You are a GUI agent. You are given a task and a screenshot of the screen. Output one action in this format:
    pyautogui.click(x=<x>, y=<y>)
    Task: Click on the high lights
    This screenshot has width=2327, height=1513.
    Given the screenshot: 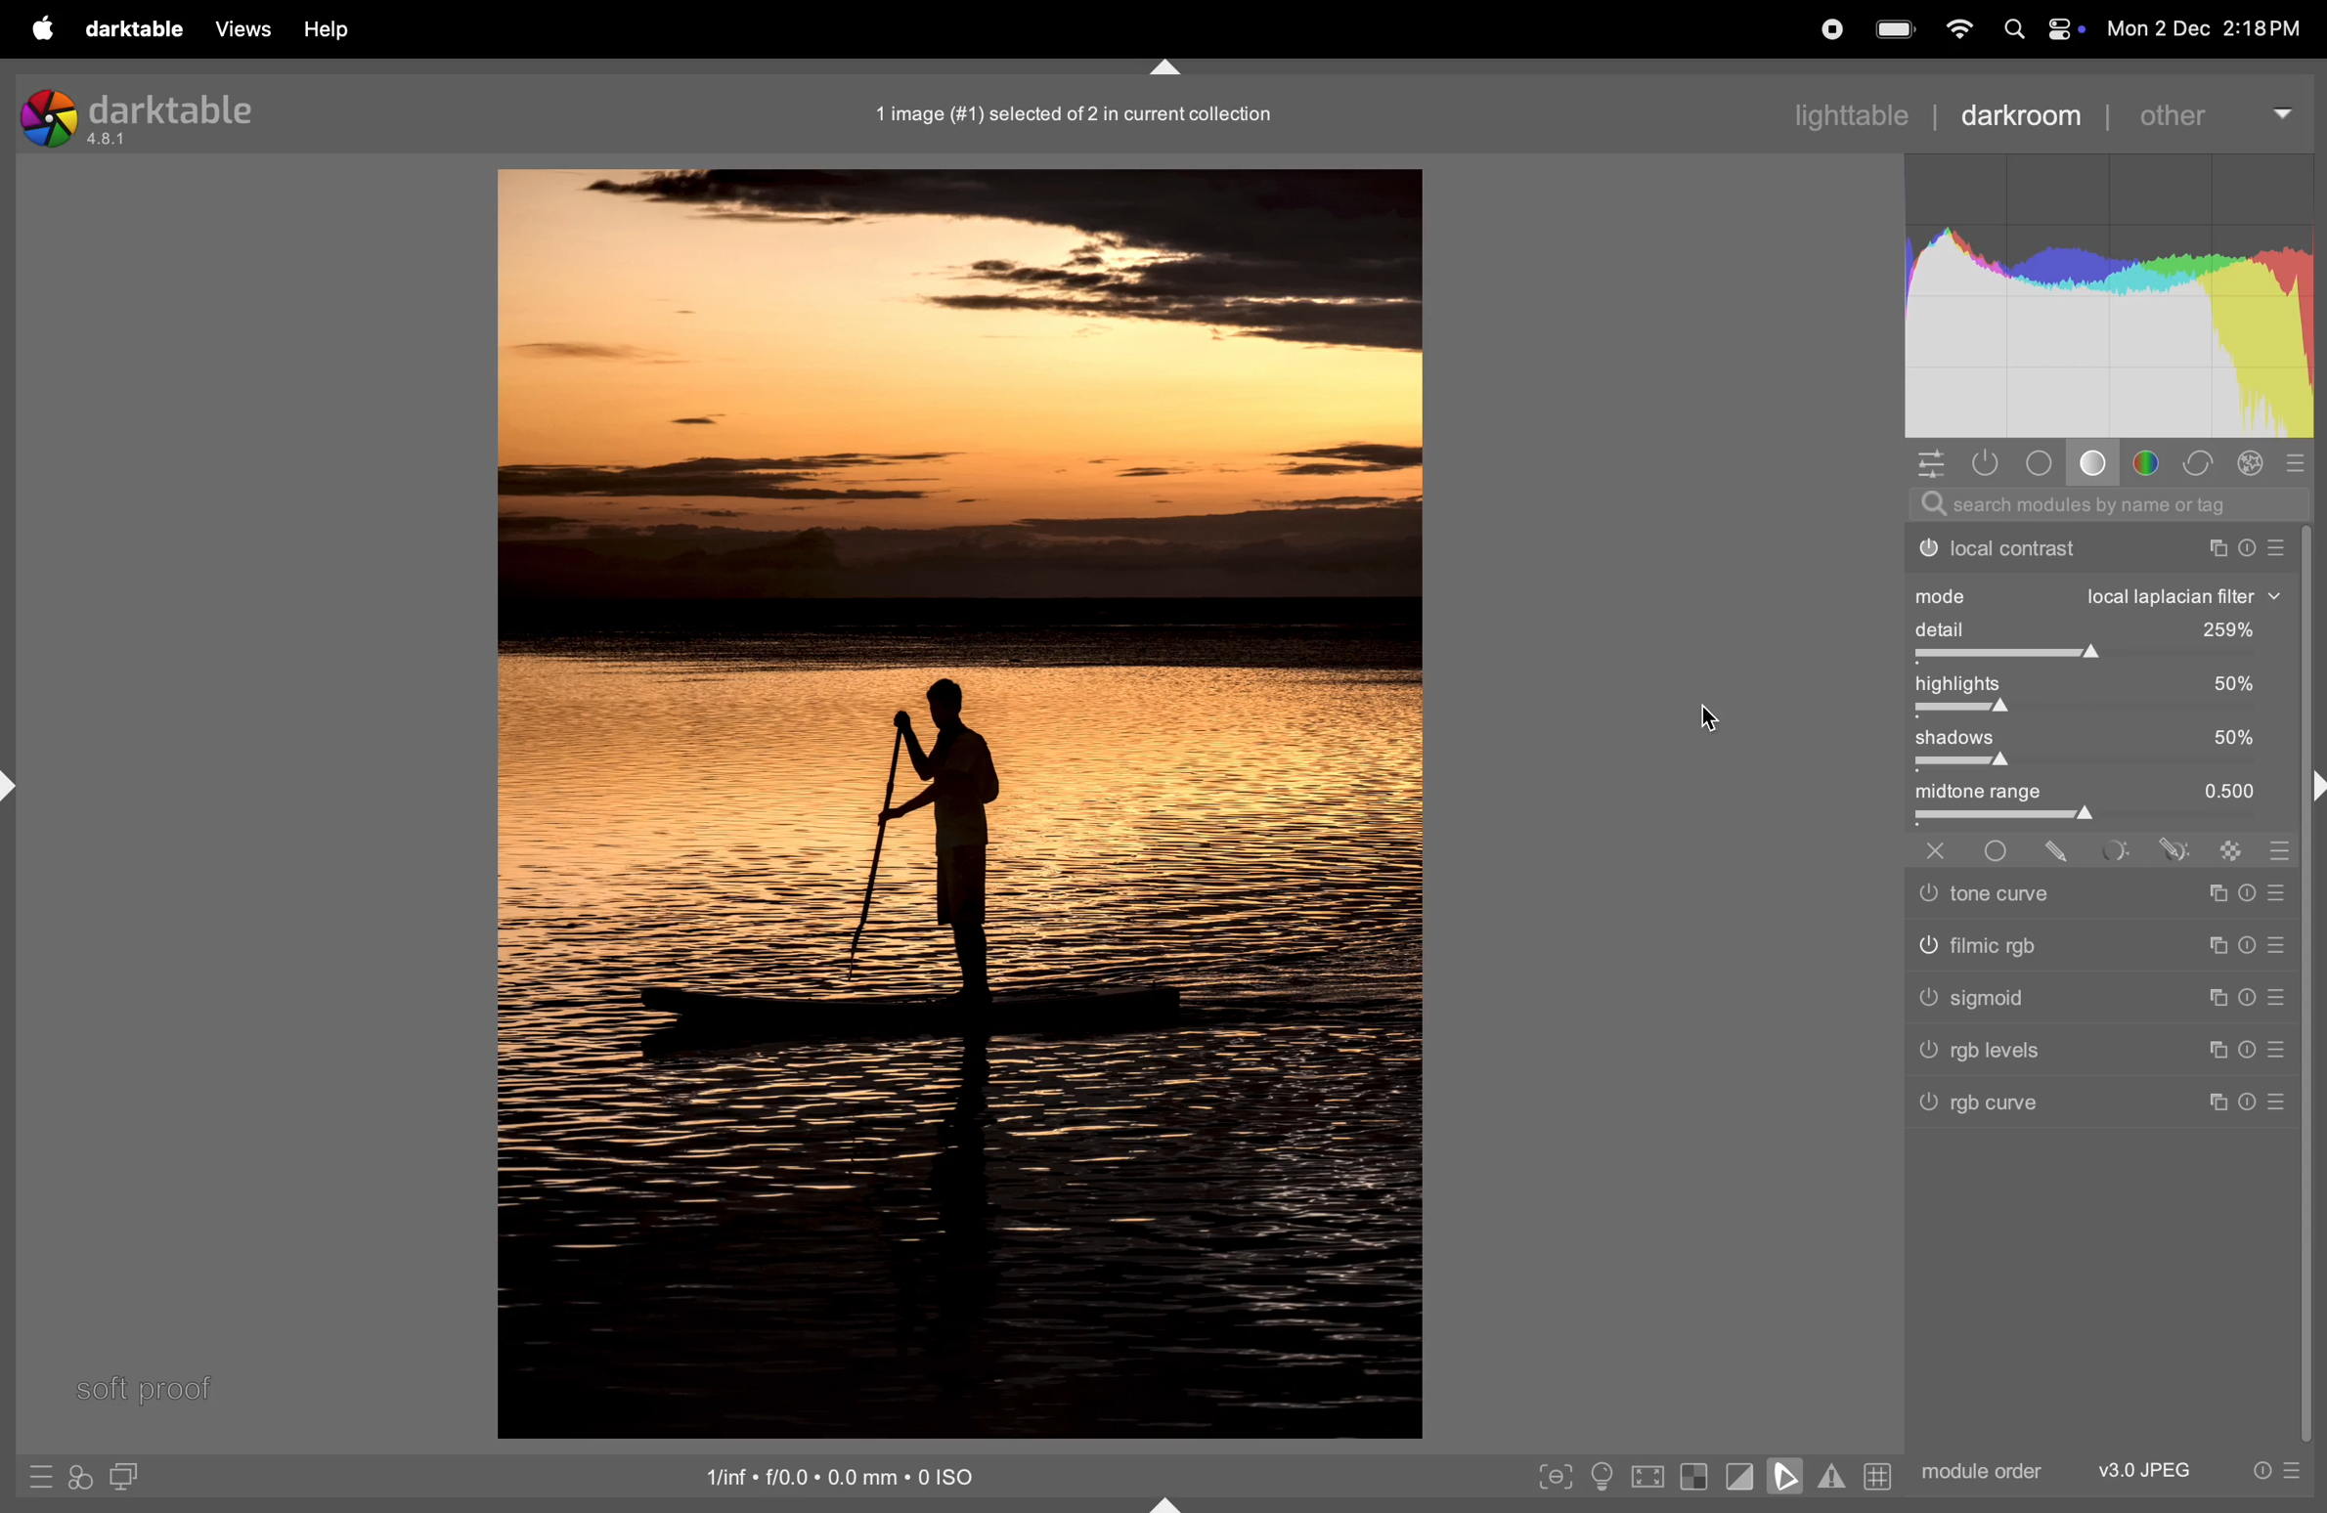 What is the action you would take?
    pyautogui.click(x=2103, y=686)
    